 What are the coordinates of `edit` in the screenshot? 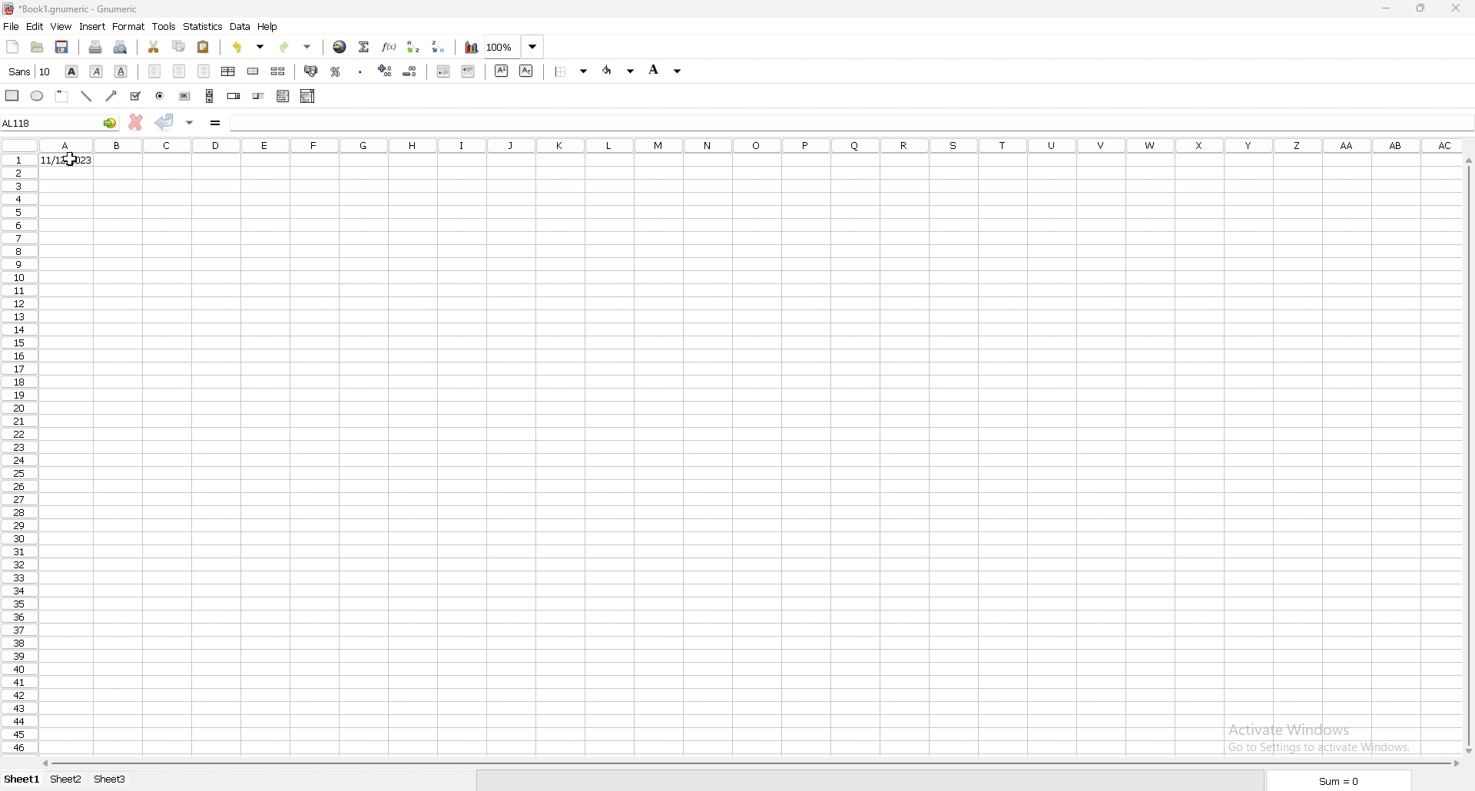 It's located at (35, 26).